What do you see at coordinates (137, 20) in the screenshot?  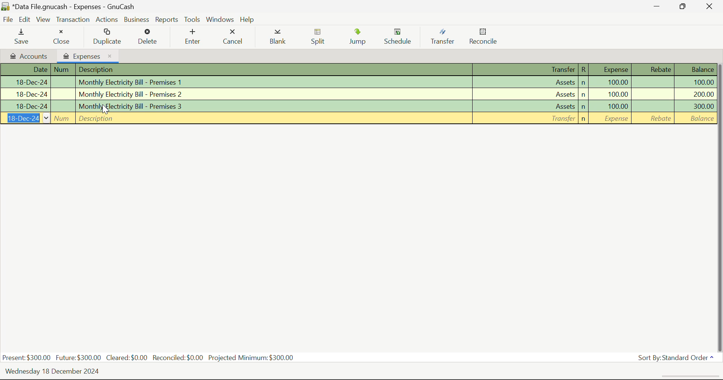 I see `Business` at bounding box center [137, 20].